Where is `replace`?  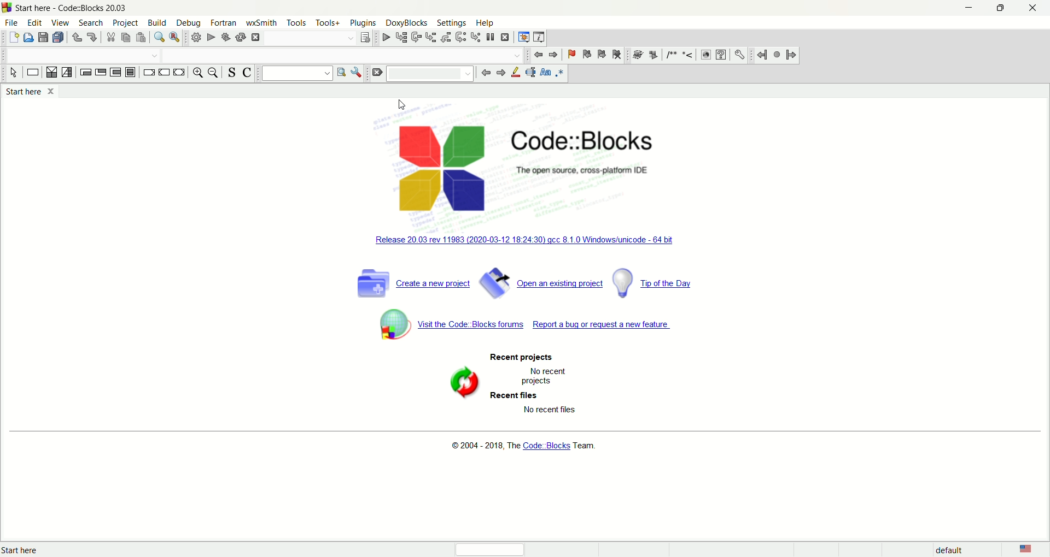
replace is located at coordinates (176, 37).